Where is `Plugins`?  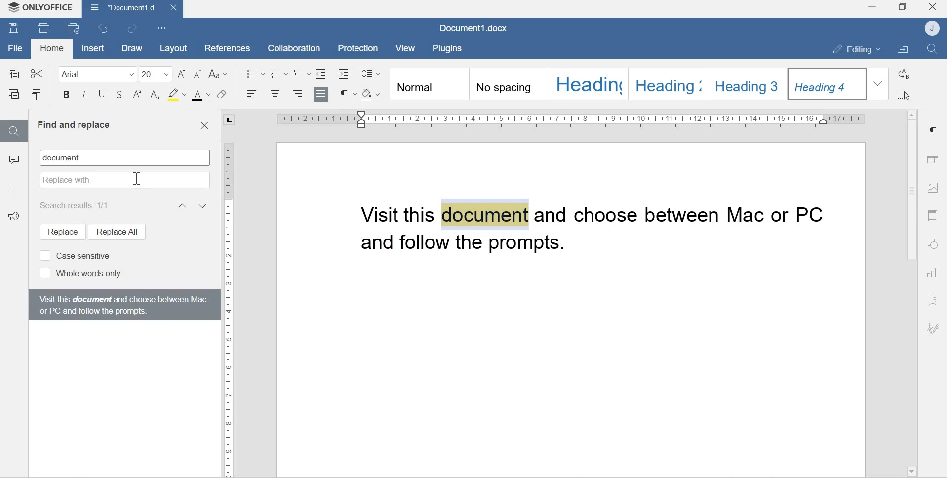 Plugins is located at coordinates (450, 47).